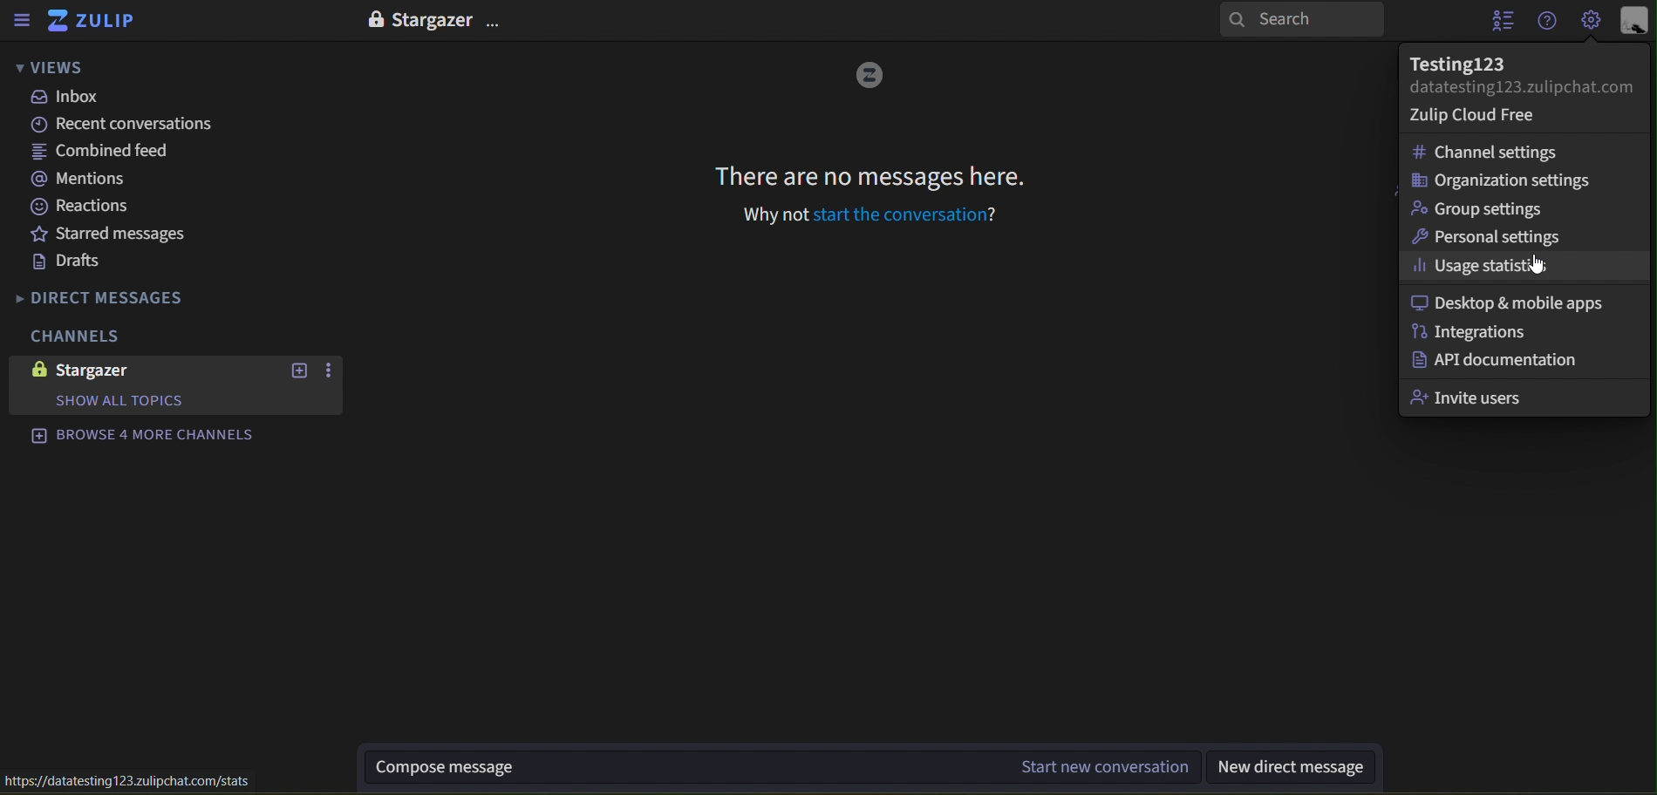 Image resolution: width=1657 pixels, height=795 pixels. Describe the element at coordinates (61, 66) in the screenshot. I see `views` at that location.